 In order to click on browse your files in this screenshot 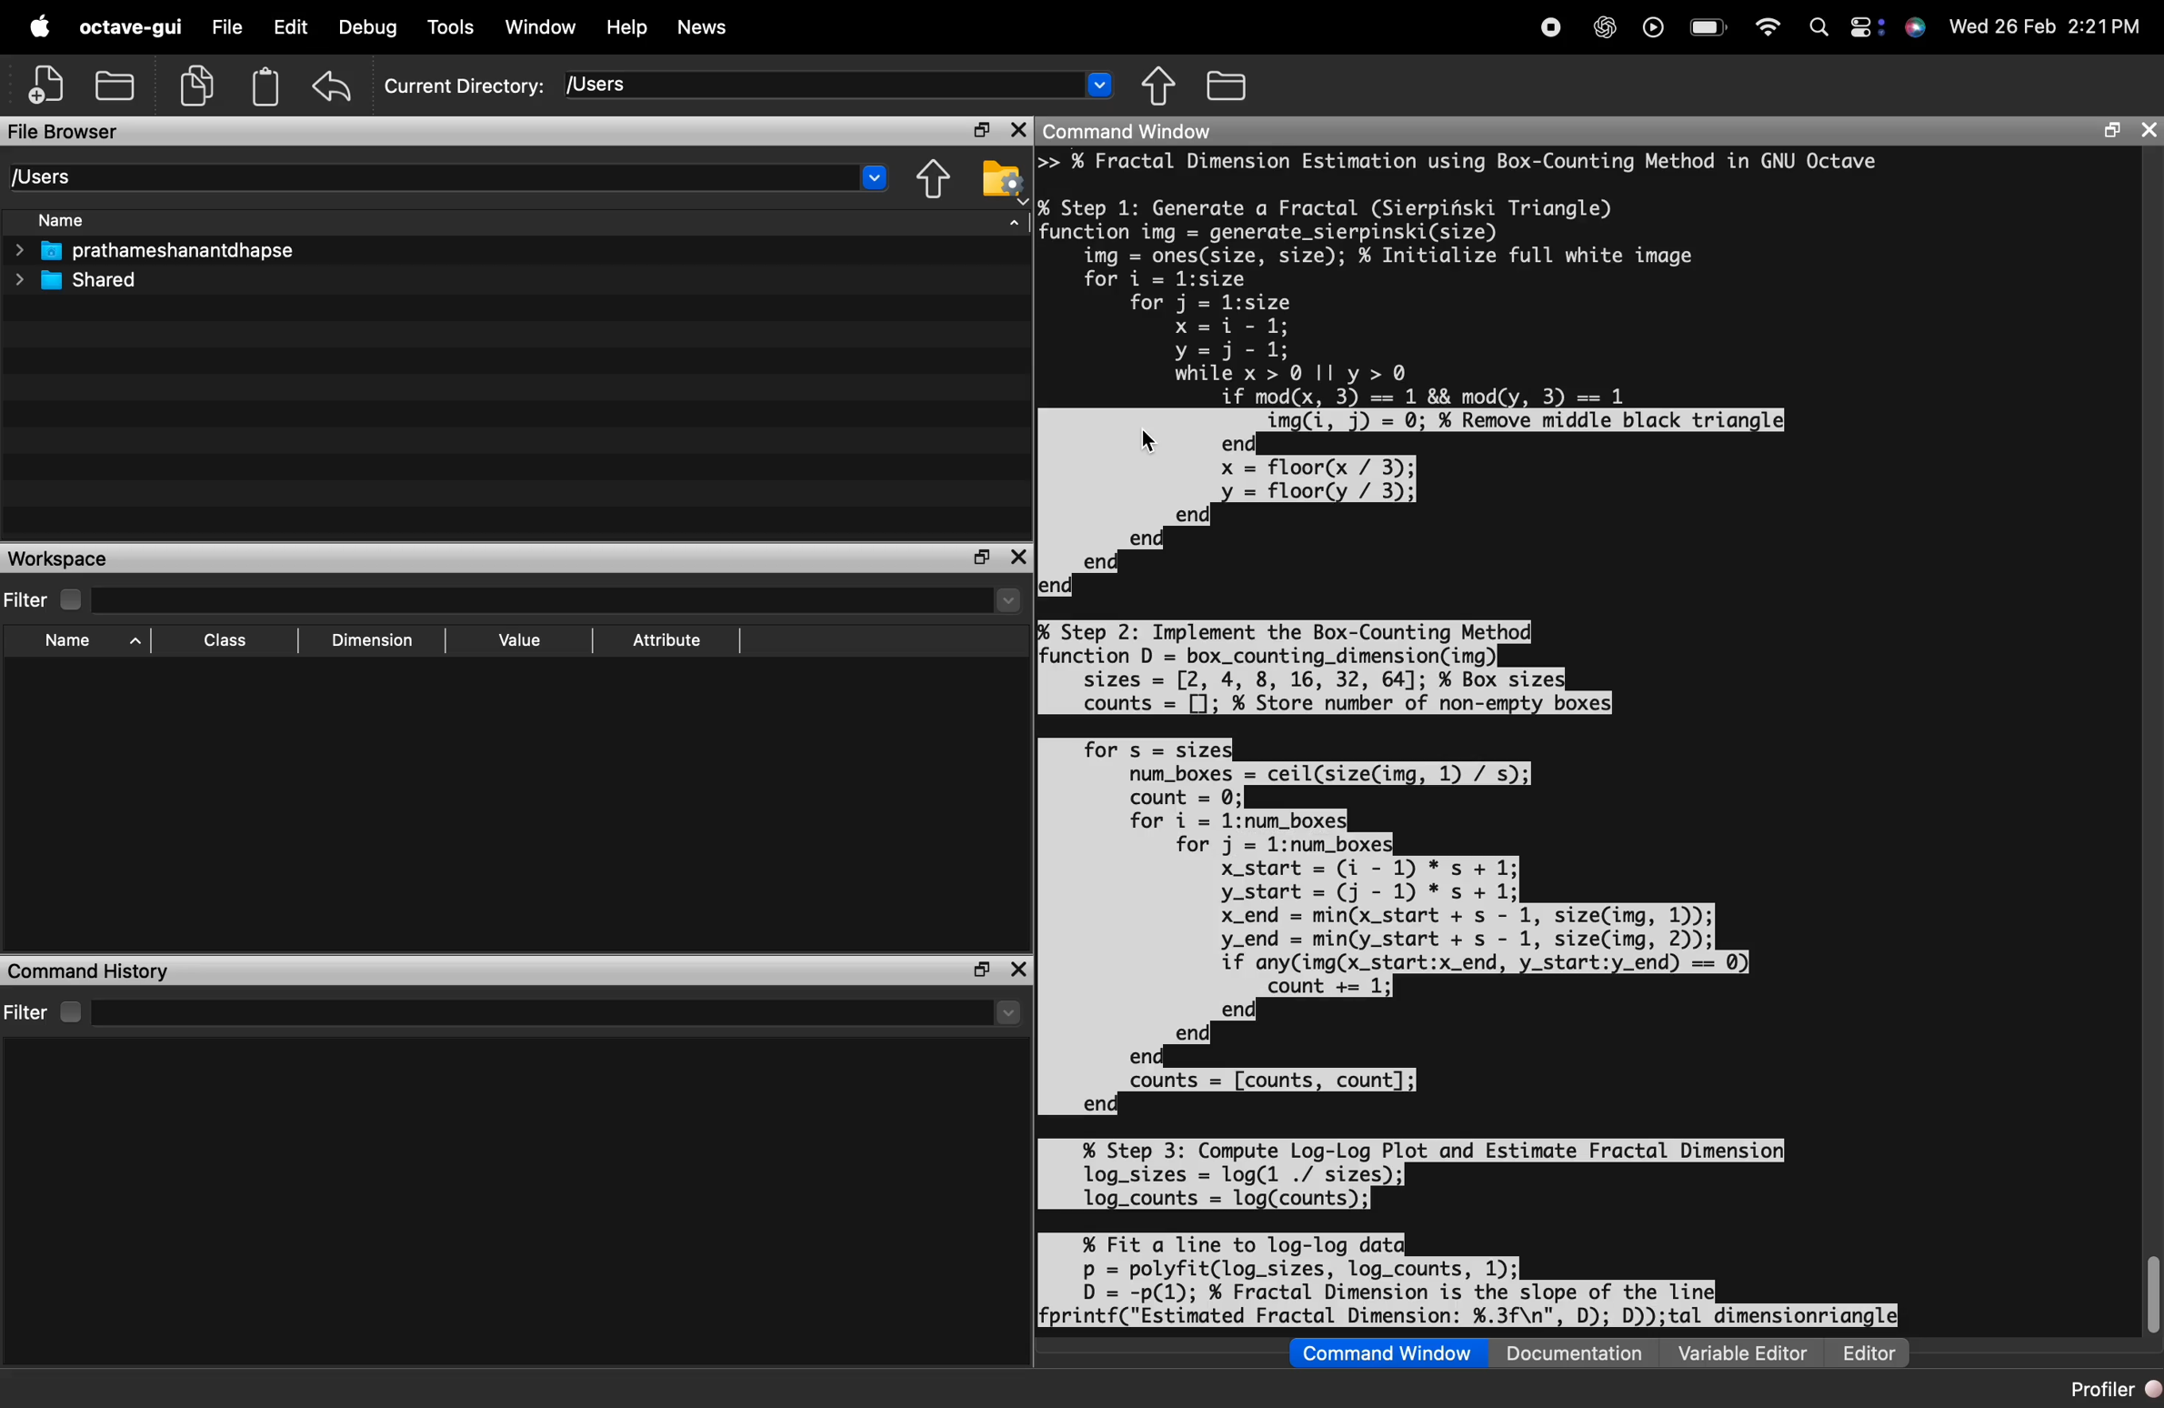, I will do `click(1001, 180)`.